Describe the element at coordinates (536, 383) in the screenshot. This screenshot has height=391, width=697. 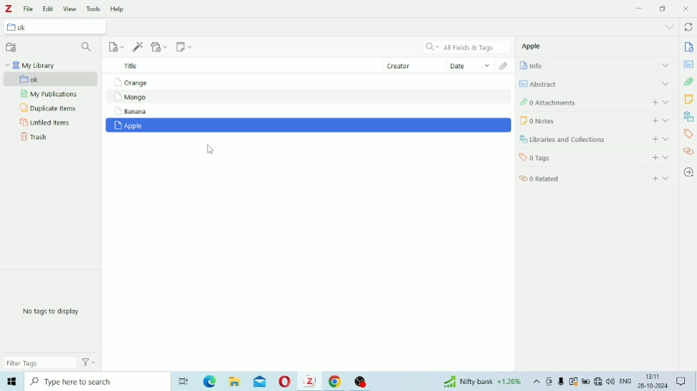
I see `Show hidden icons` at that location.